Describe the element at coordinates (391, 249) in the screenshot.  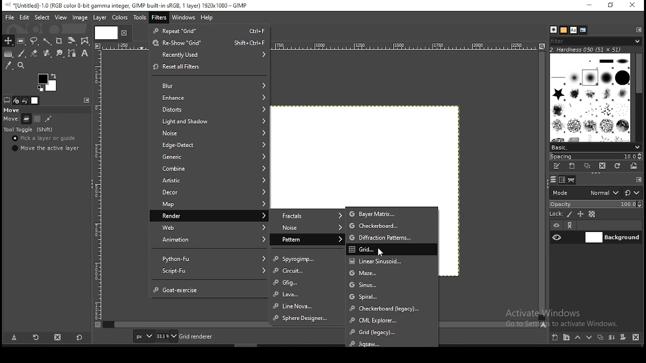
I see `grid` at that location.